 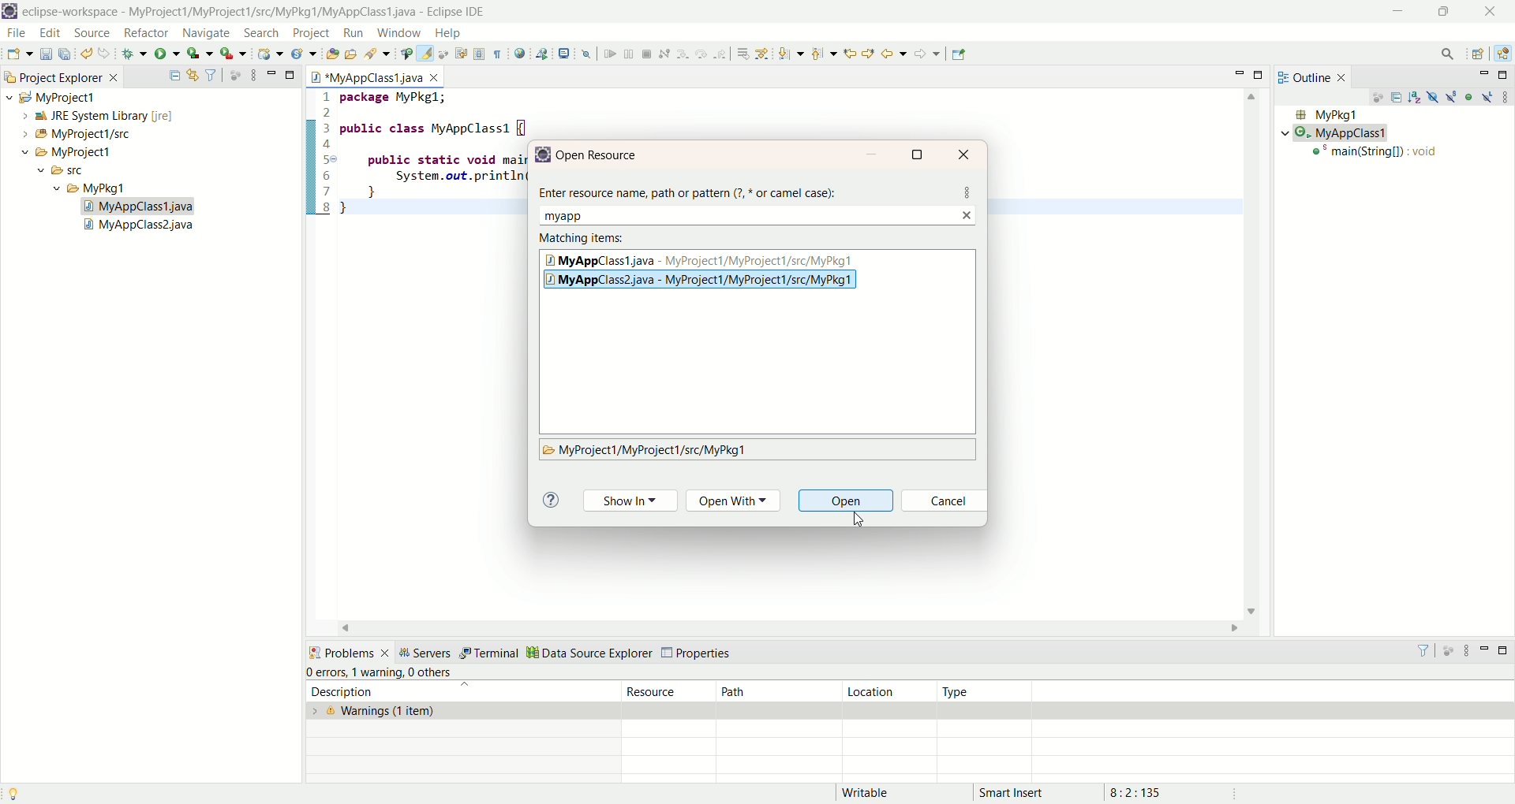 What do you see at coordinates (467, 53) in the screenshot?
I see `toggle word wrap` at bounding box center [467, 53].